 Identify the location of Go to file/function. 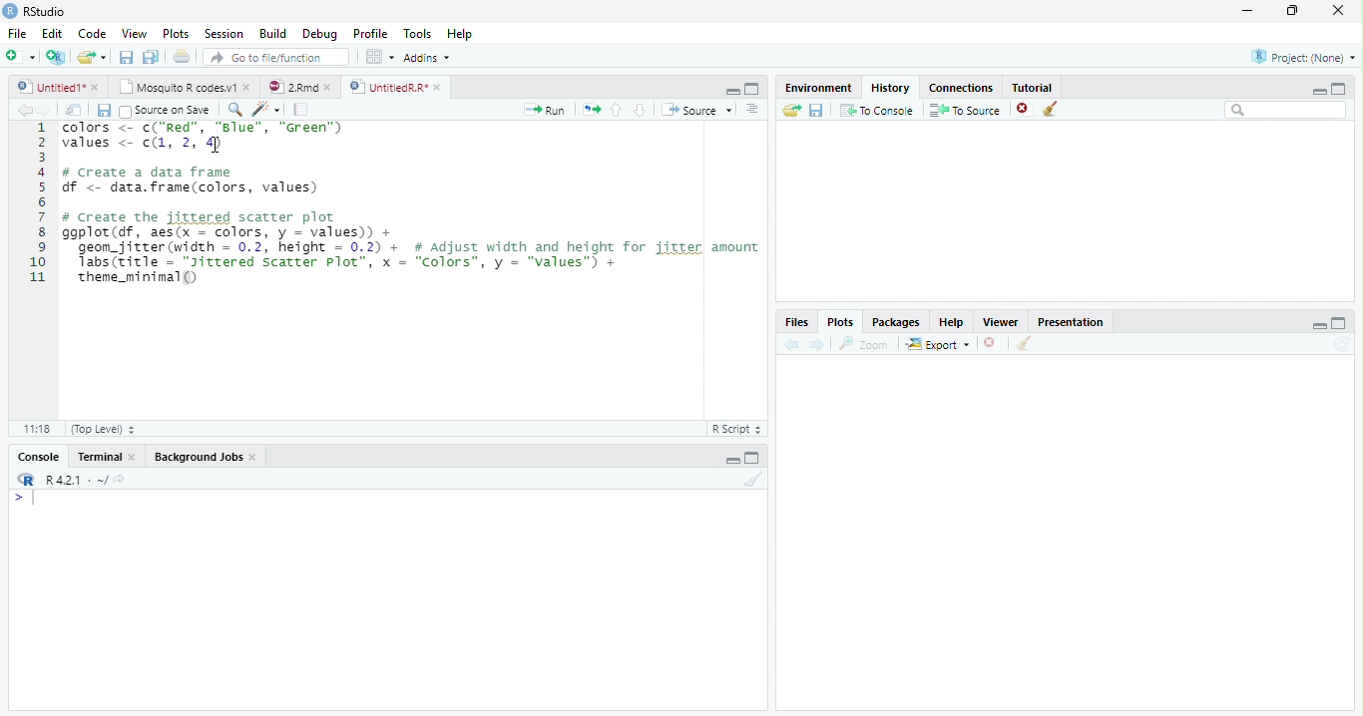
(276, 57).